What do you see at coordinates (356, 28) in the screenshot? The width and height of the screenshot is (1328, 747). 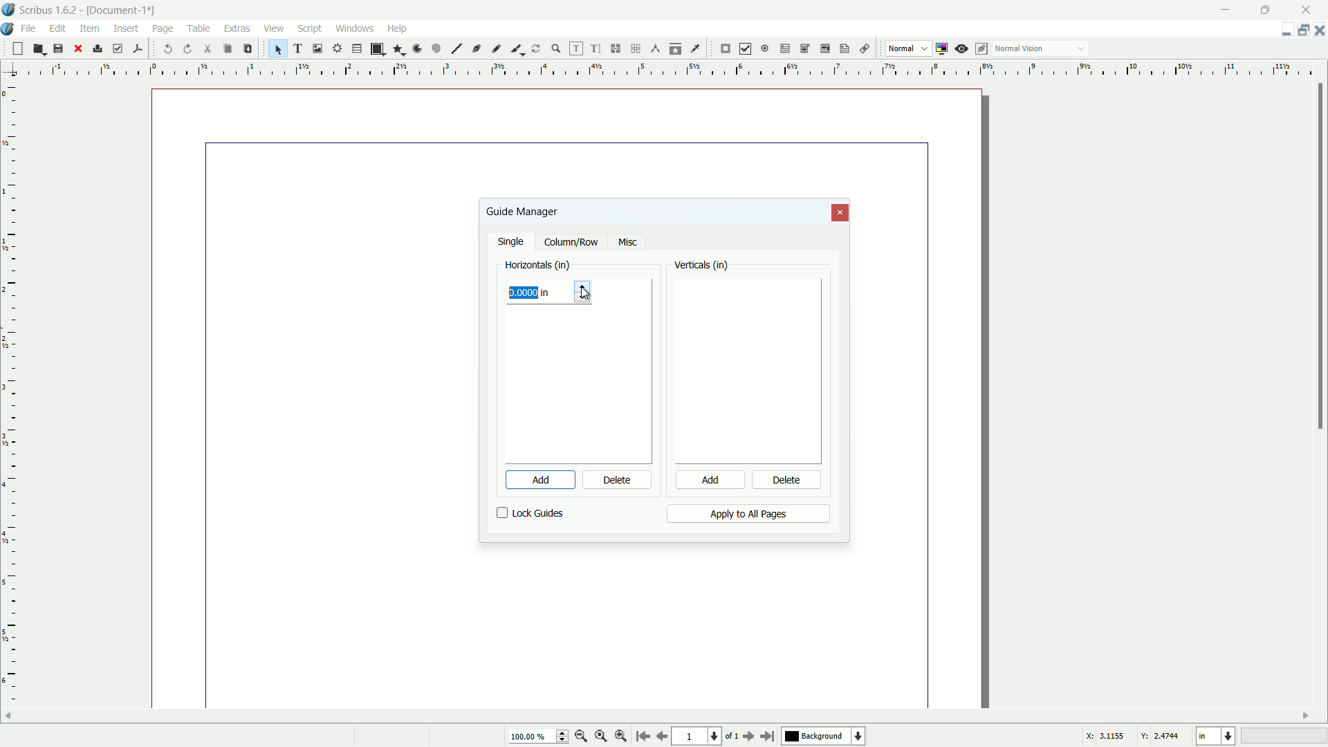 I see `windows menu` at bounding box center [356, 28].